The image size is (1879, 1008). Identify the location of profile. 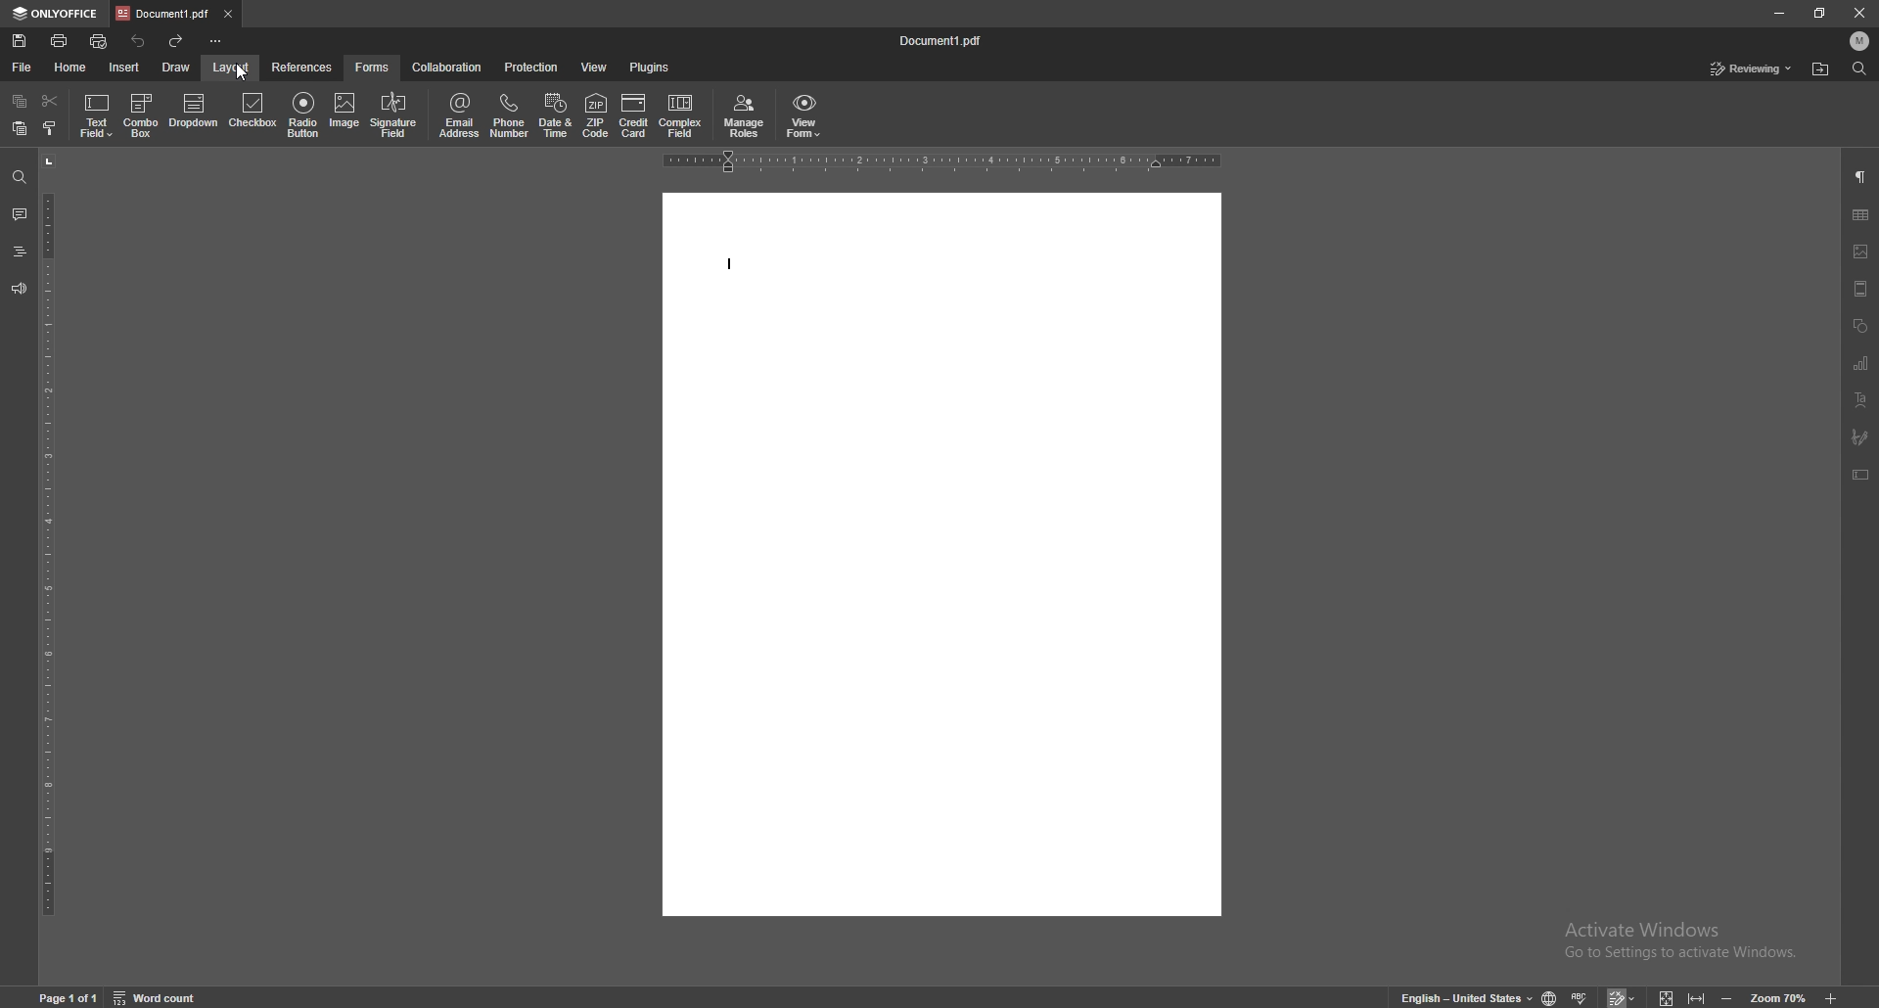
(1860, 40).